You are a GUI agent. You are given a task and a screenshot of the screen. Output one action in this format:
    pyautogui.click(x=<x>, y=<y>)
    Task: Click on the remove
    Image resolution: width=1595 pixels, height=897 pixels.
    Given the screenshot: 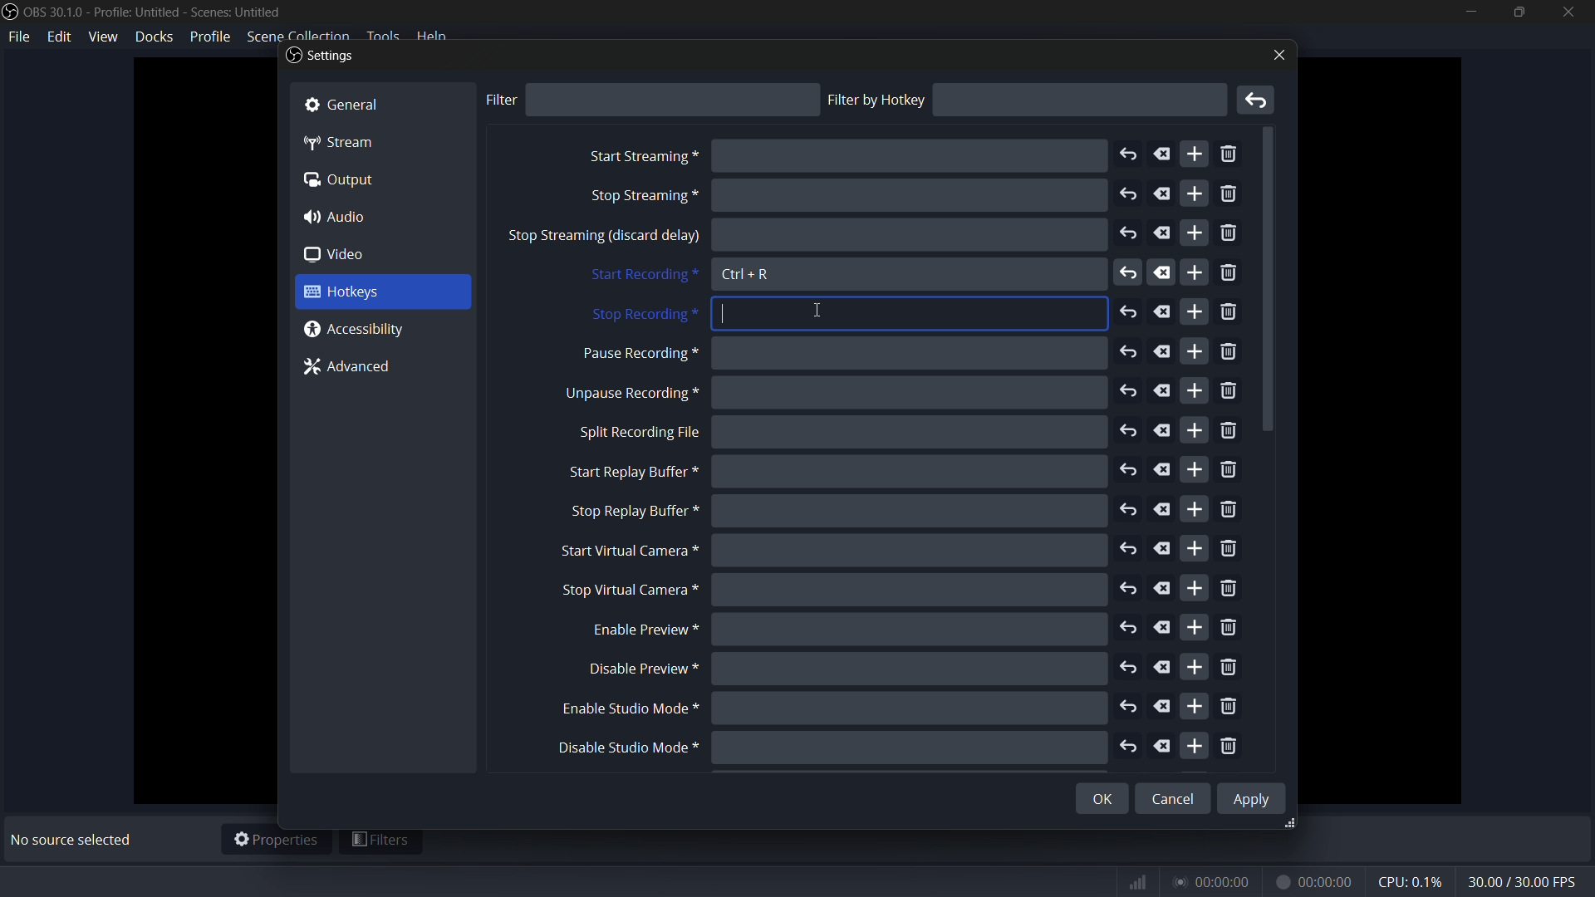 What is the action you would take?
    pyautogui.click(x=1230, y=234)
    